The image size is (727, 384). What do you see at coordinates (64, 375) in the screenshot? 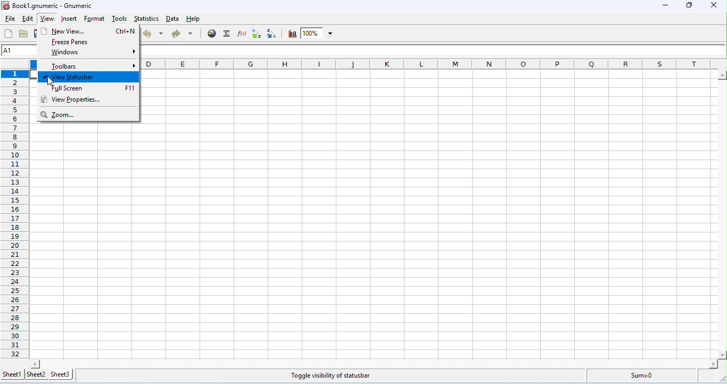
I see `sheet3` at bounding box center [64, 375].